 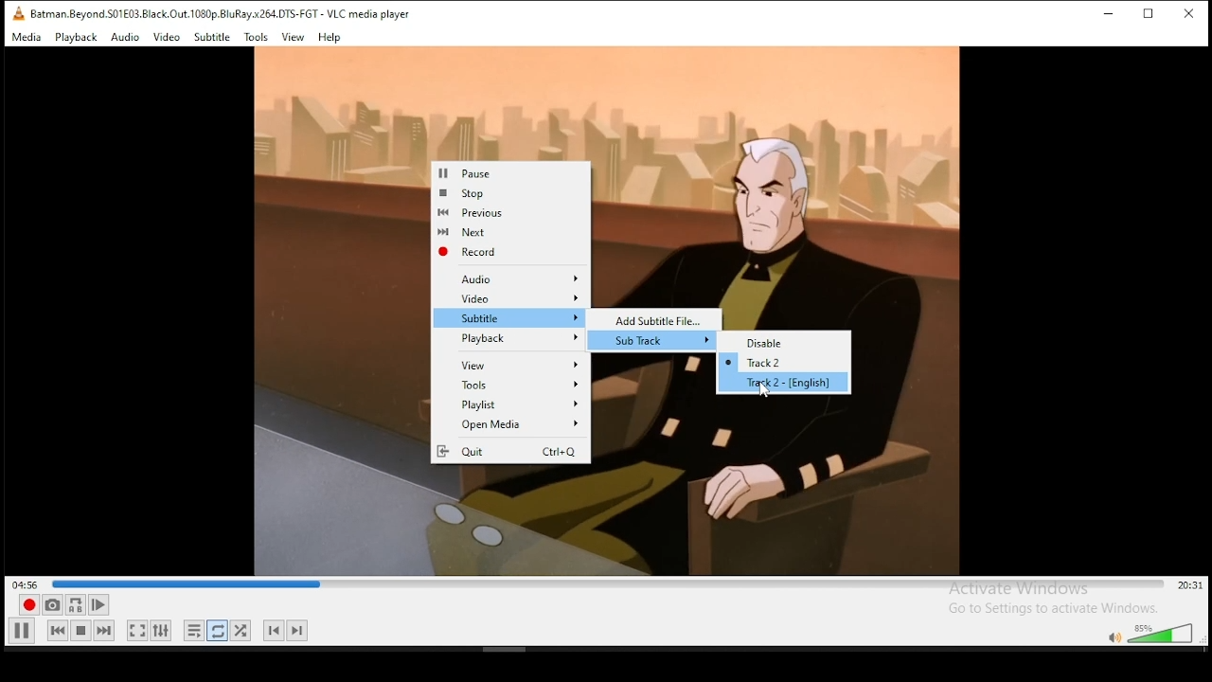 I want to click on fast forward, so click(x=105, y=632).